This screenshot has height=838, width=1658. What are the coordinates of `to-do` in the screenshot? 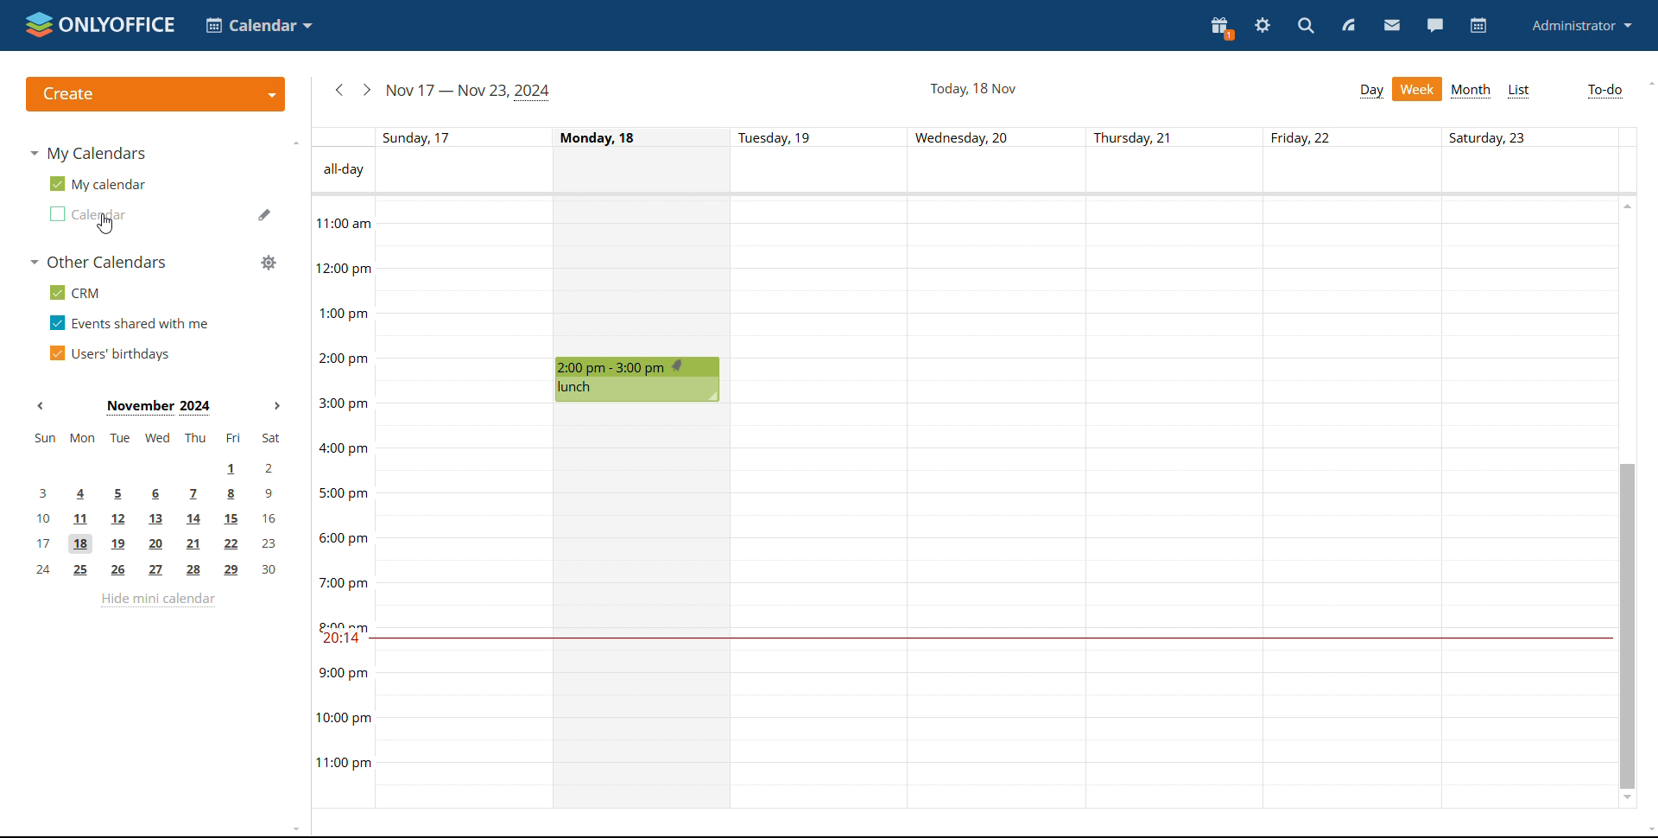 It's located at (1606, 91).